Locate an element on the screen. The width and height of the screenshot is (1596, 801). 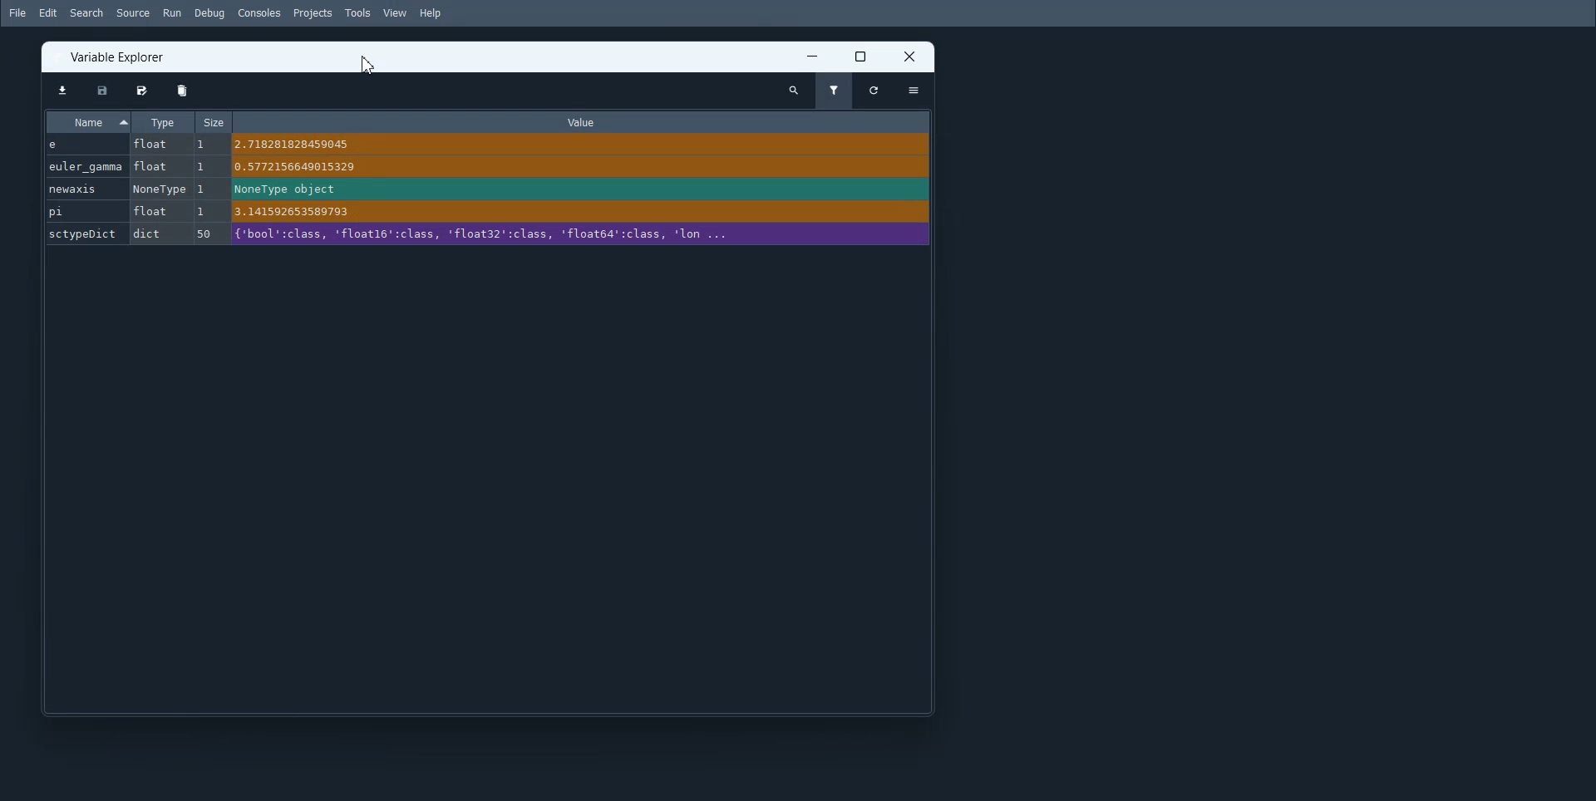
NoneType object is located at coordinates (283, 189).